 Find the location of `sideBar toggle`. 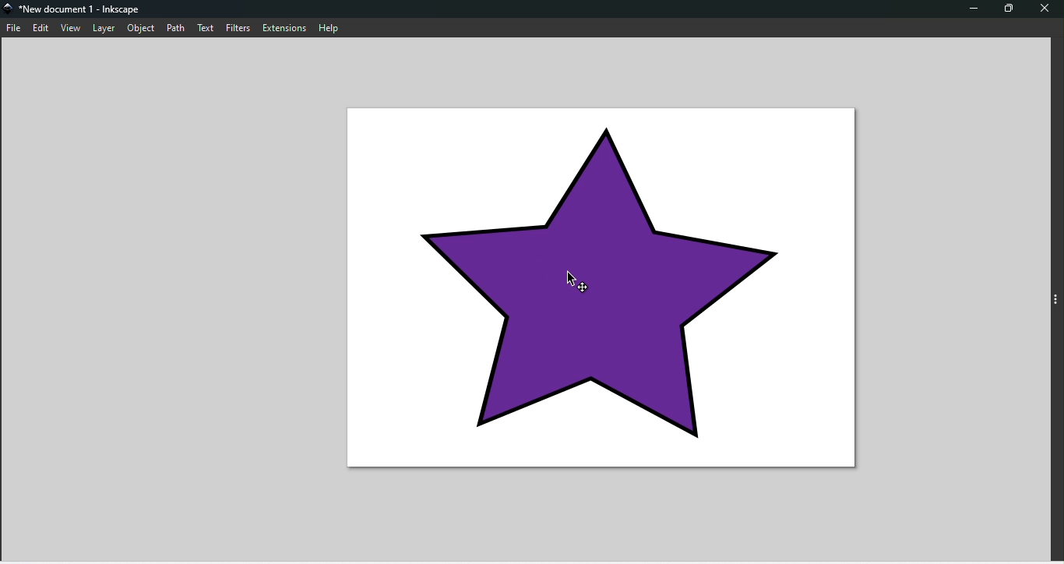

sideBar toggle is located at coordinates (1055, 301).